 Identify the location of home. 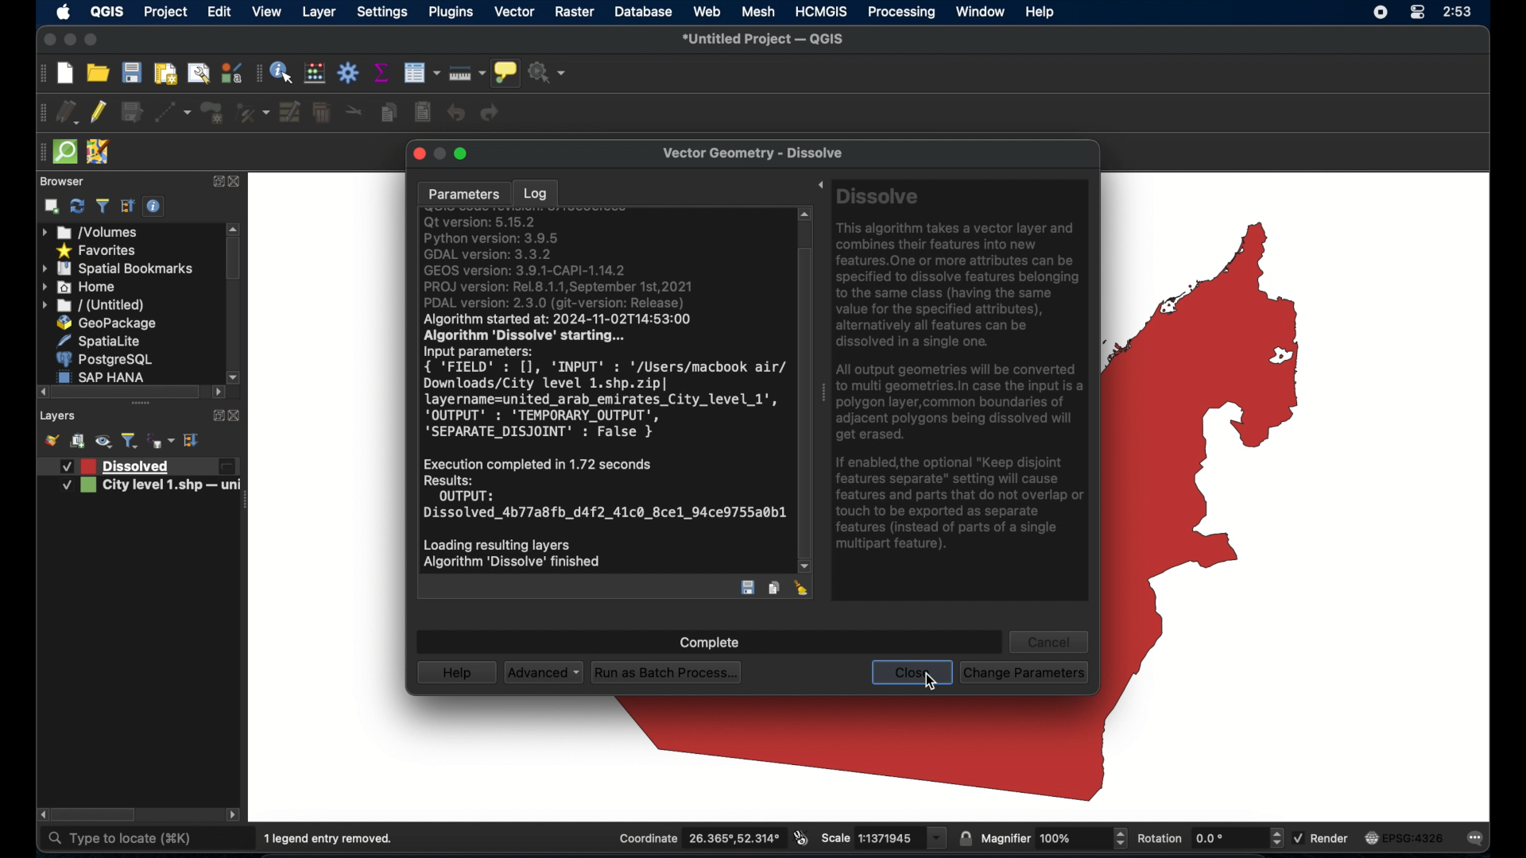
(81, 287).